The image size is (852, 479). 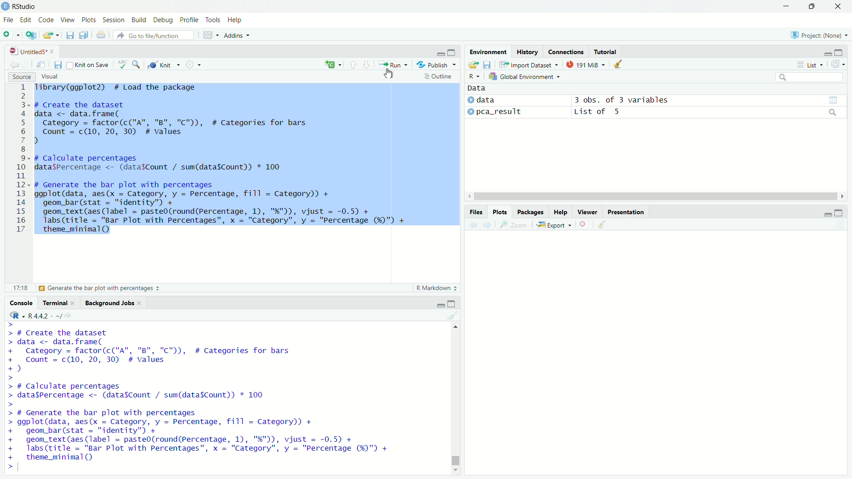 What do you see at coordinates (63, 288) in the screenshot?
I see `calculate percentages` at bounding box center [63, 288].